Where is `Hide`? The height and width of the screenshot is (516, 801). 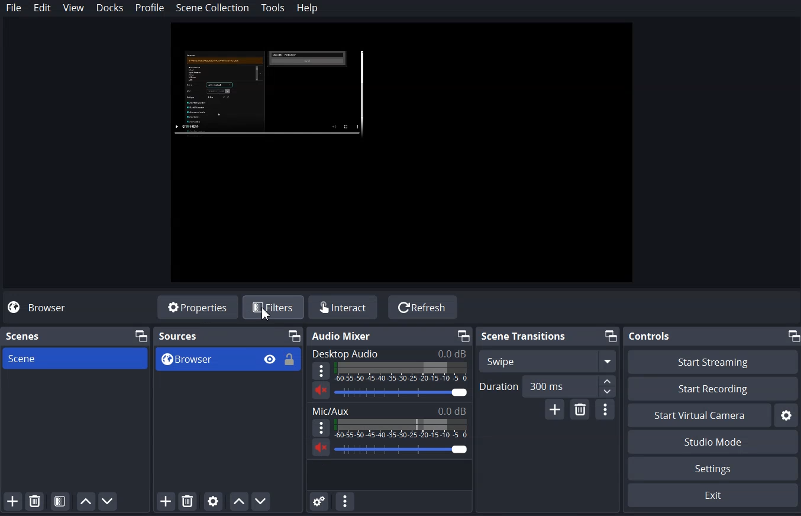 Hide is located at coordinates (270, 359).